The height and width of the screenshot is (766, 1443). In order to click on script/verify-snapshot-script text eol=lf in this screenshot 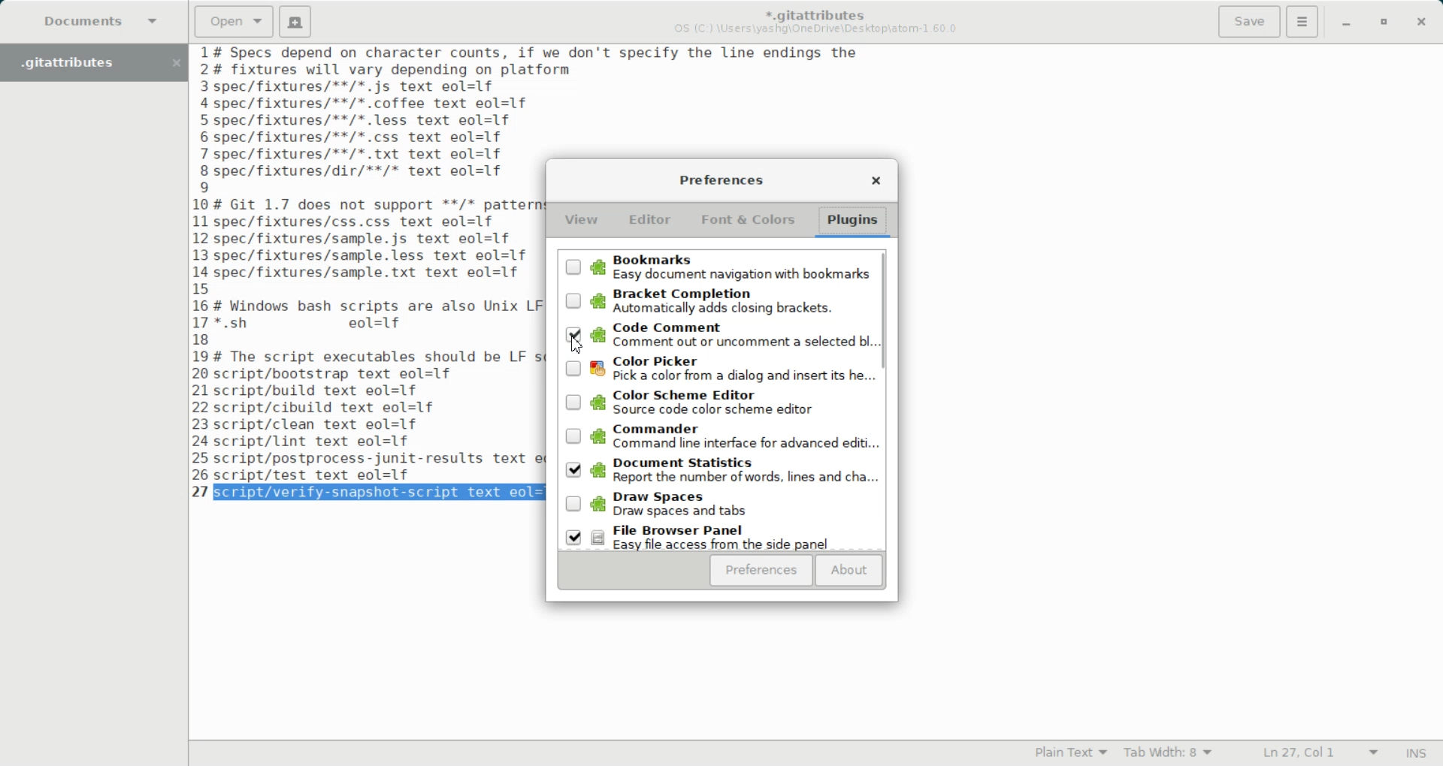, I will do `click(382, 493)`.